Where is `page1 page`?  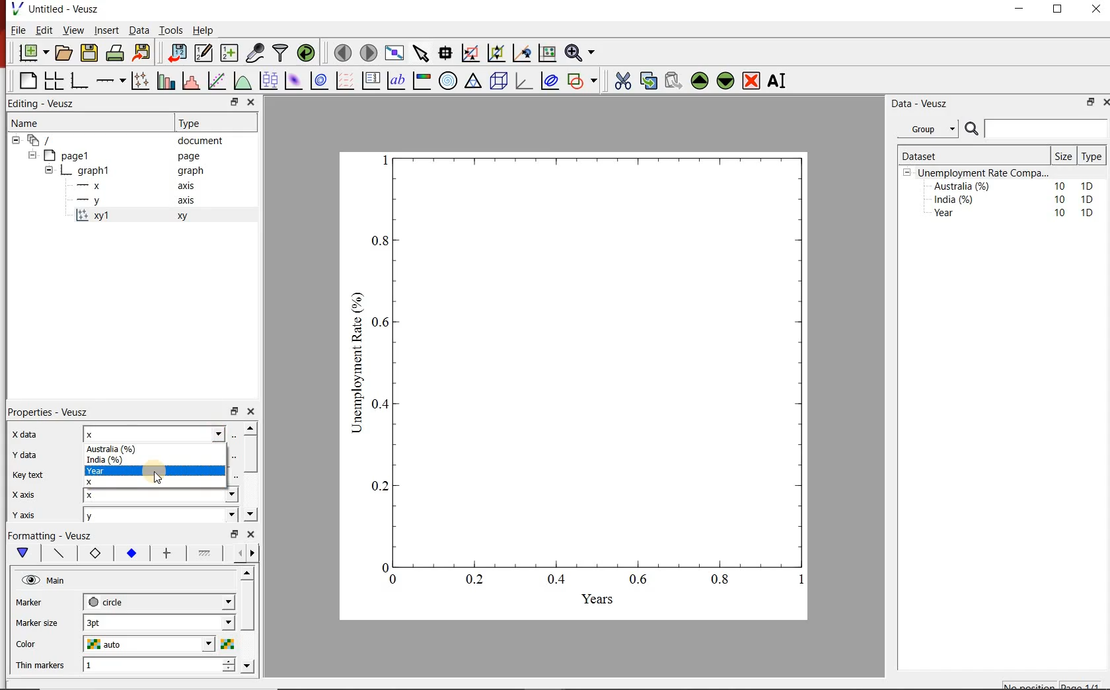 page1 page is located at coordinates (127, 155).